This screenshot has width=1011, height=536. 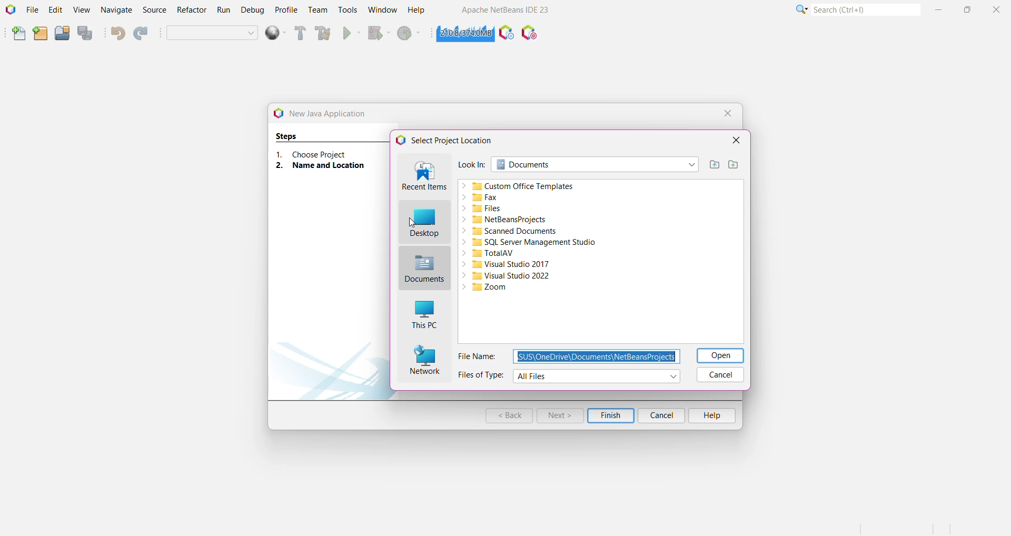 I want to click on Choose Project, so click(x=325, y=154).